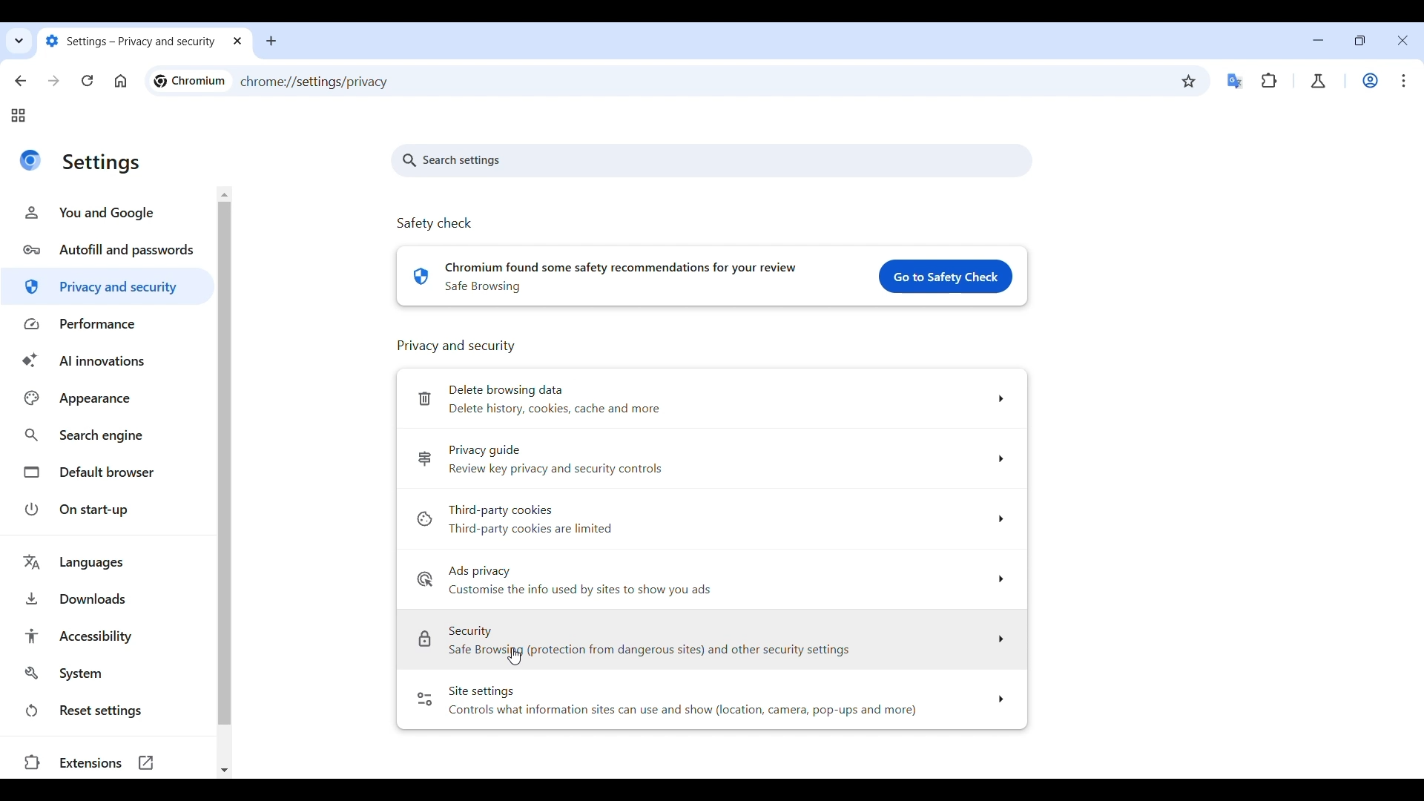  I want to click on settings- privacy and security, so click(132, 42).